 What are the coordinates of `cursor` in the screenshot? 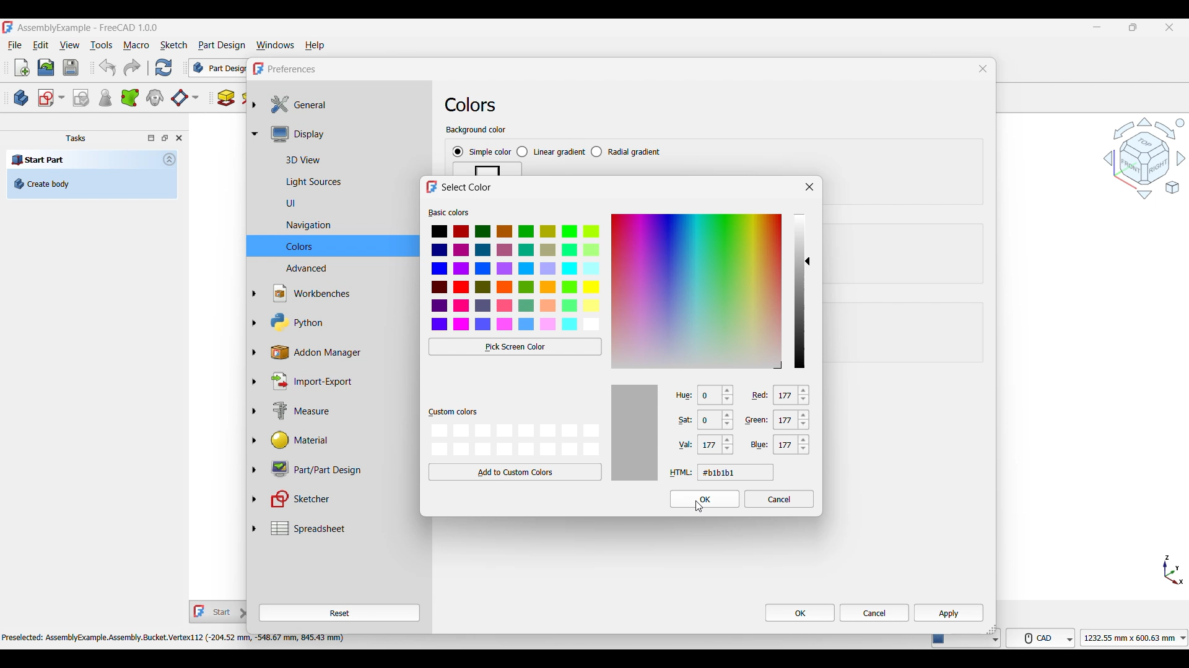 It's located at (701, 509).